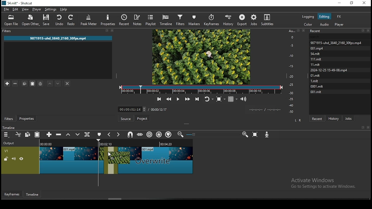 This screenshot has width=372, height=209. Describe the element at coordinates (99, 135) in the screenshot. I see `create/edit marker` at that location.